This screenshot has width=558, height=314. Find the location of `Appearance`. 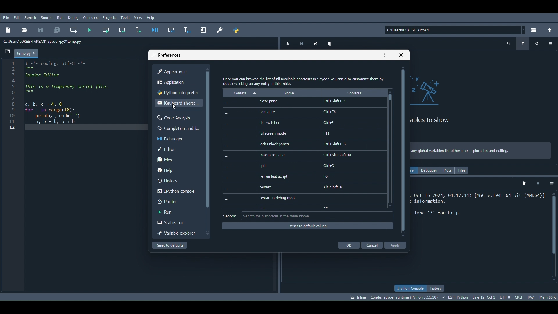

Appearance is located at coordinates (173, 71).